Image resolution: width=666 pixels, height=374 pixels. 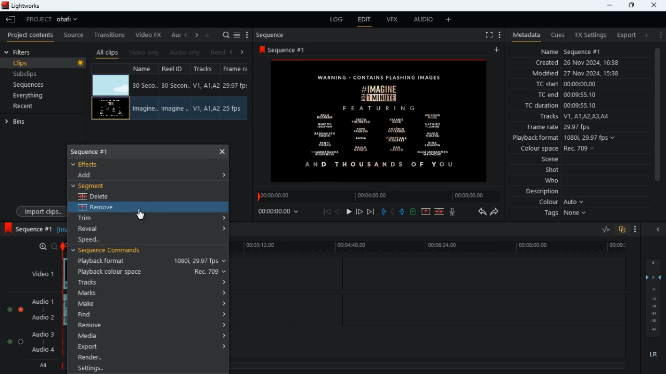 I want to click on all, so click(x=40, y=365).